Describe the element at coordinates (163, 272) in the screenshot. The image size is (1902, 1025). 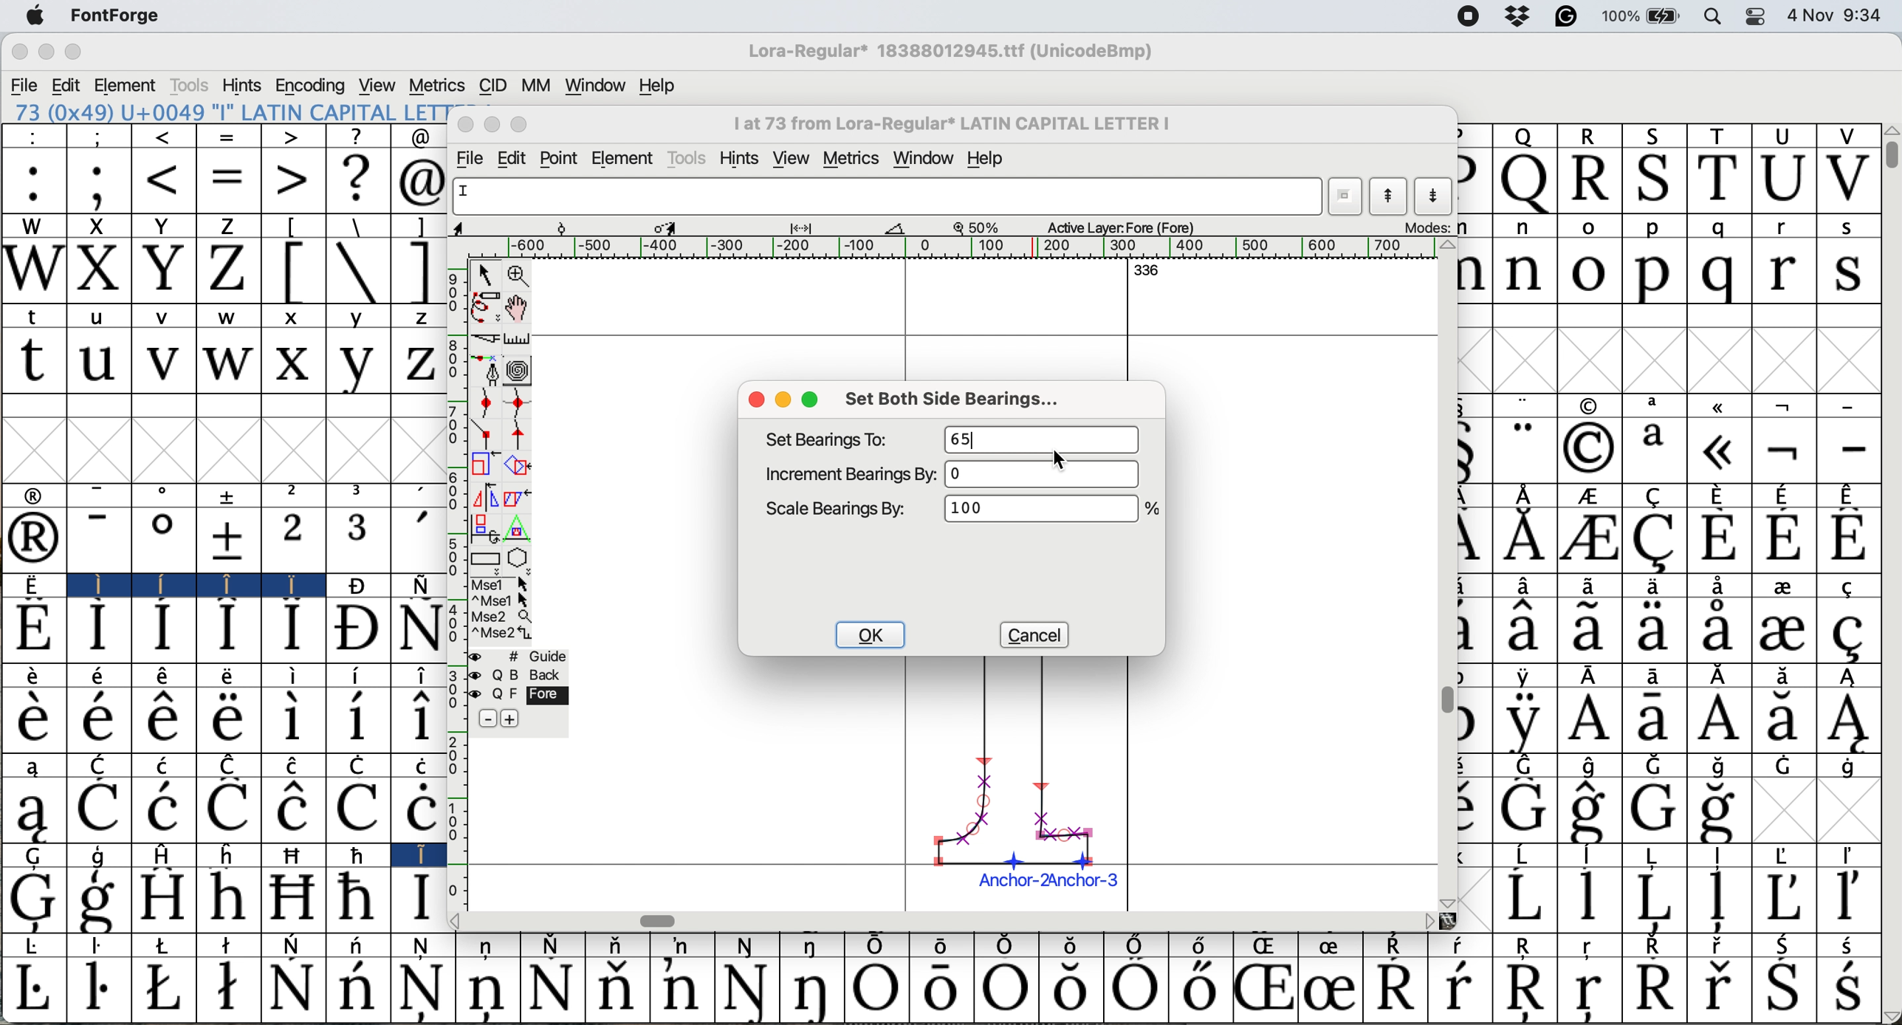
I see `Y` at that location.